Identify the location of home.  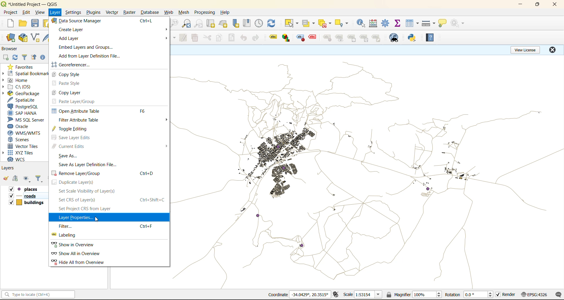
(19, 80).